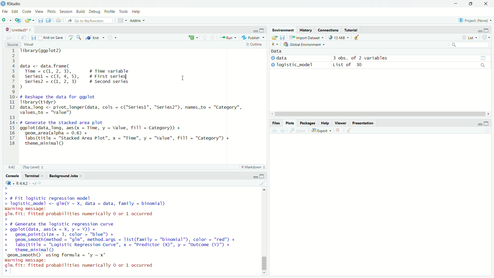 The width and height of the screenshot is (494, 278). I want to click on - Publish, so click(252, 38).